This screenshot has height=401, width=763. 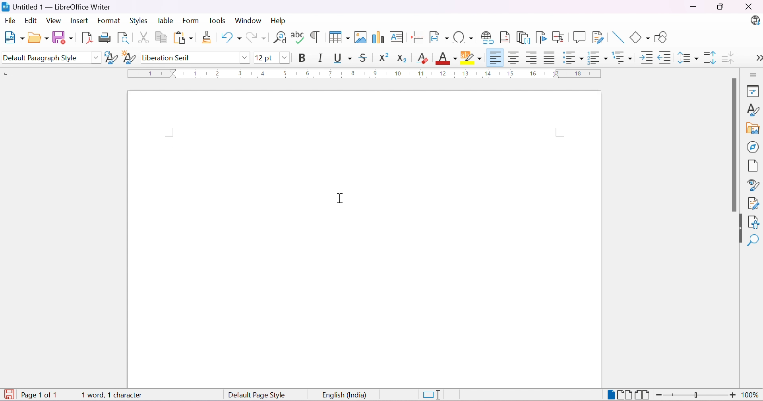 I want to click on Insert Hyperlink, so click(x=486, y=37).